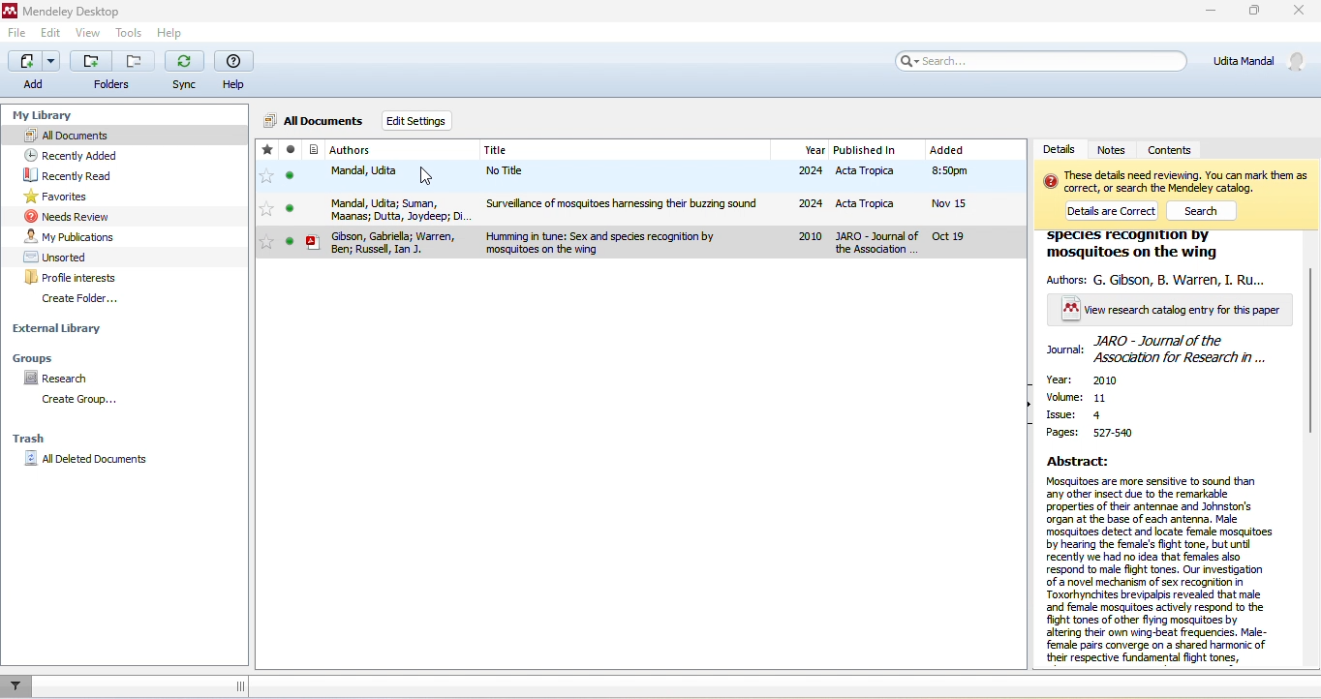 This screenshot has height=699, width=1321. Describe the element at coordinates (879, 175) in the screenshot. I see `acta tropica` at that location.